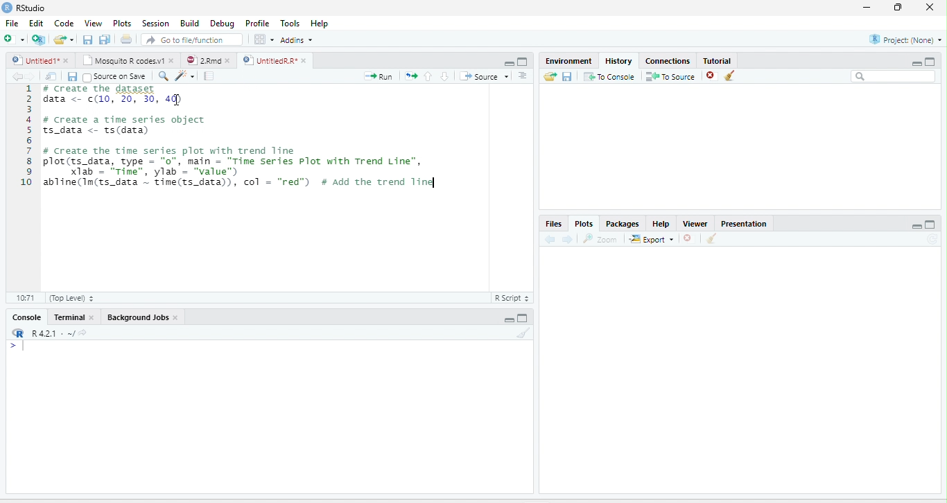 This screenshot has height=503, width=947. What do you see at coordinates (184, 76) in the screenshot?
I see `Code tools` at bounding box center [184, 76].